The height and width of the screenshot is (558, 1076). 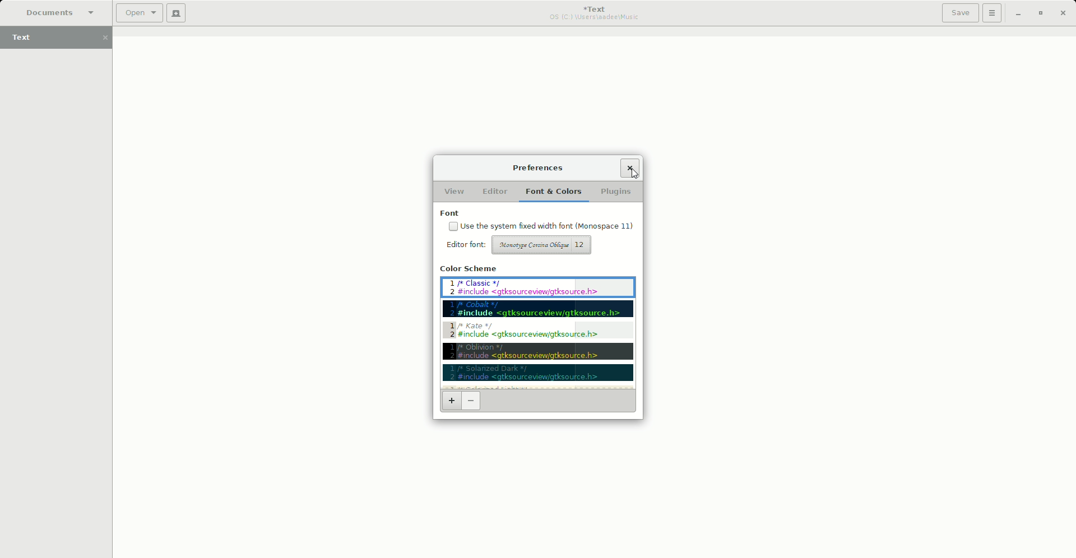 I want to click on Close, so click(x=630, y=167).